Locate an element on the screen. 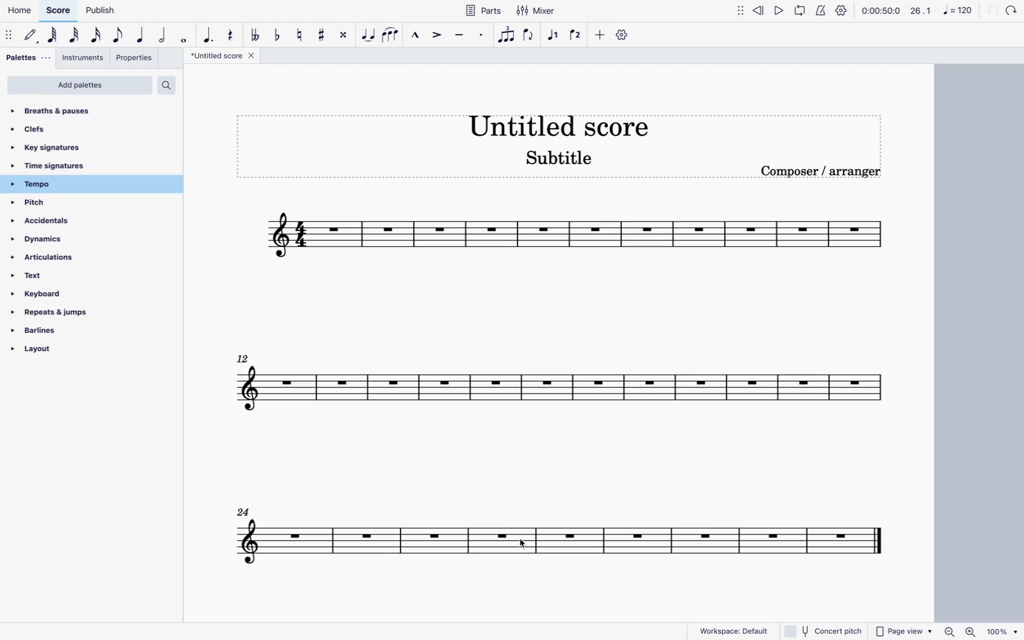  metronome is located at coordinates (823, 10).